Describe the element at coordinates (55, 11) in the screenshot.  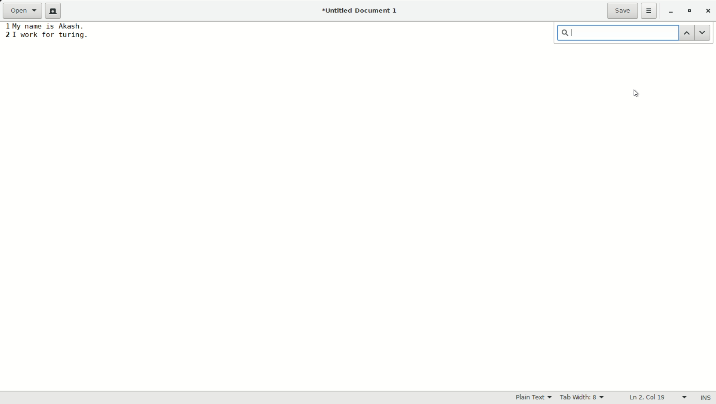
I see `new document` at that location.